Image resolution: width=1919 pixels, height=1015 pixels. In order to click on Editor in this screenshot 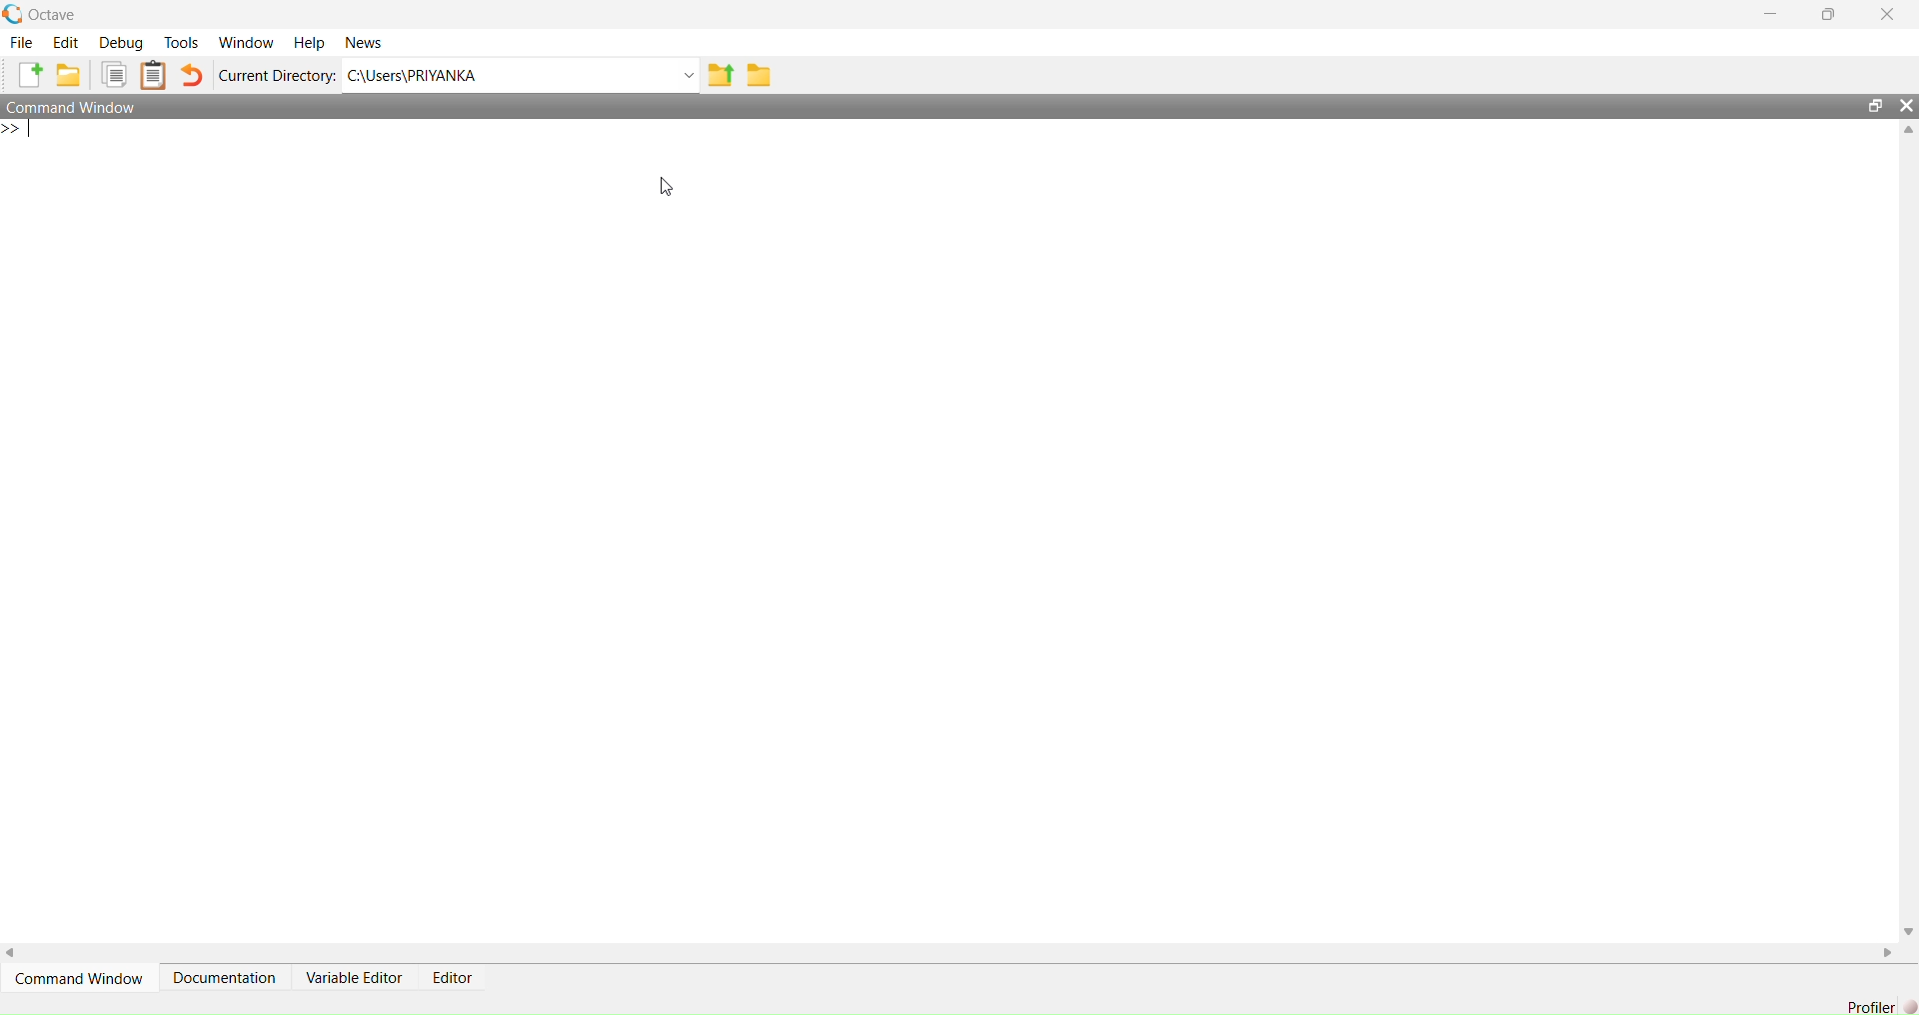, I will do `click(450, 974)`.